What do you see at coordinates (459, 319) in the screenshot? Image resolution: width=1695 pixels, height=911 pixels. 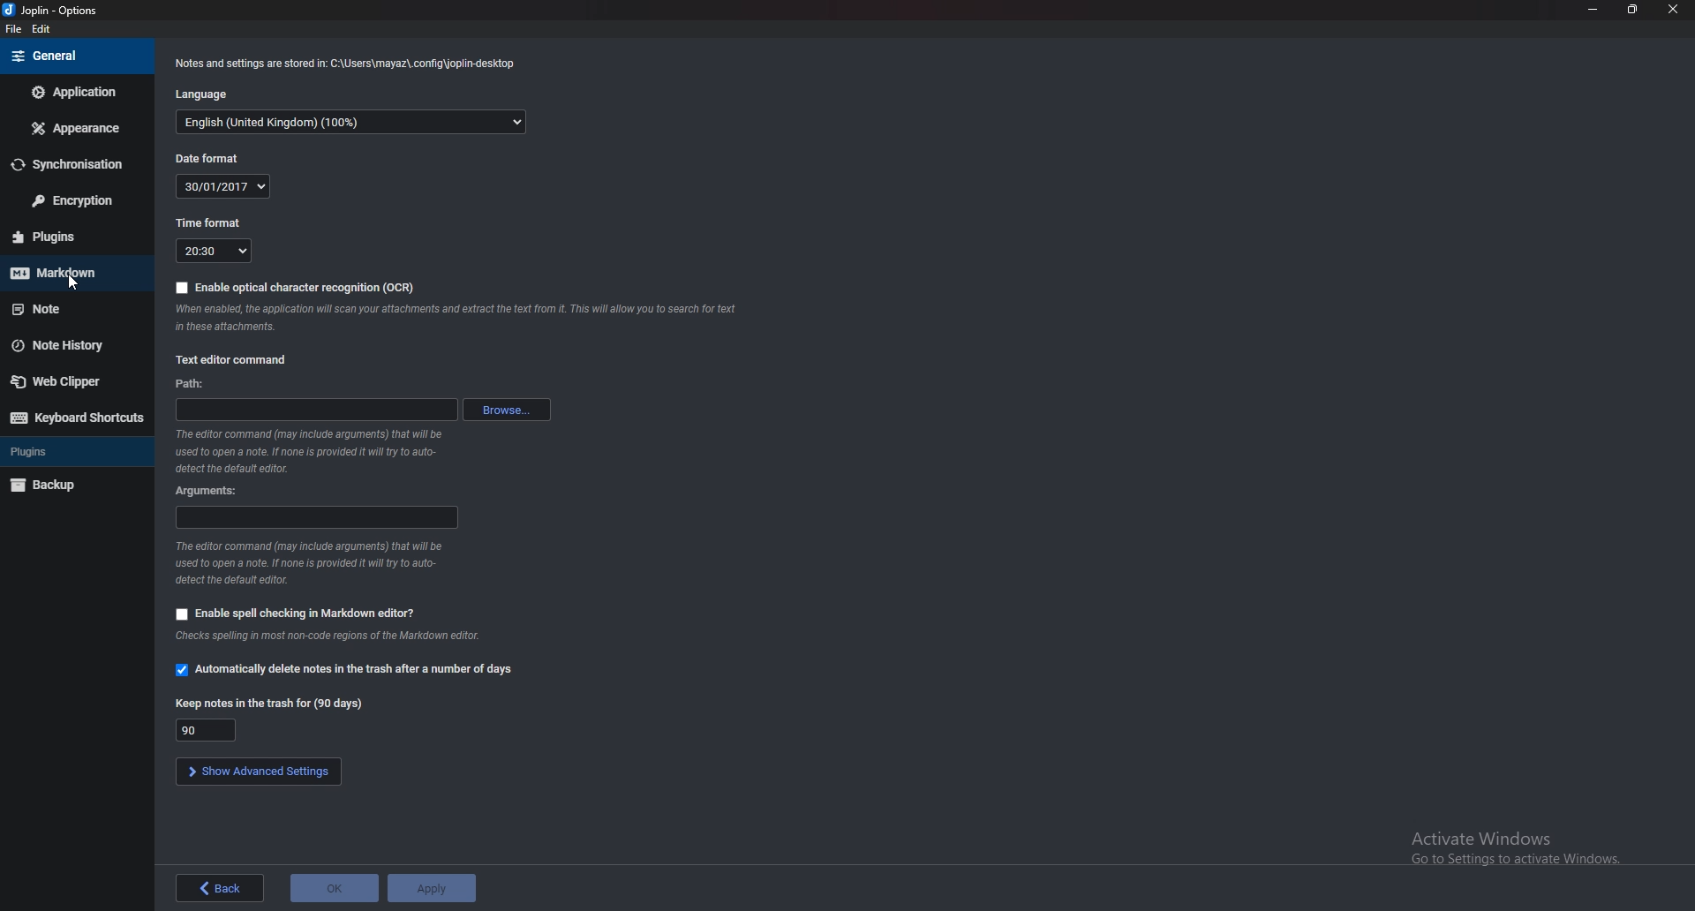 I see `When enabled the application will scan your attachments and extract the text from it. This will allow you to search for text in these attachments.` at bounding box center [459, 319].